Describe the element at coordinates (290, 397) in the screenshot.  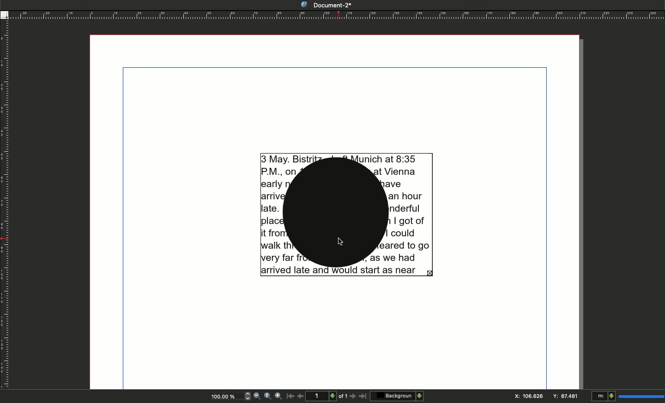
I see `First page` at that location.